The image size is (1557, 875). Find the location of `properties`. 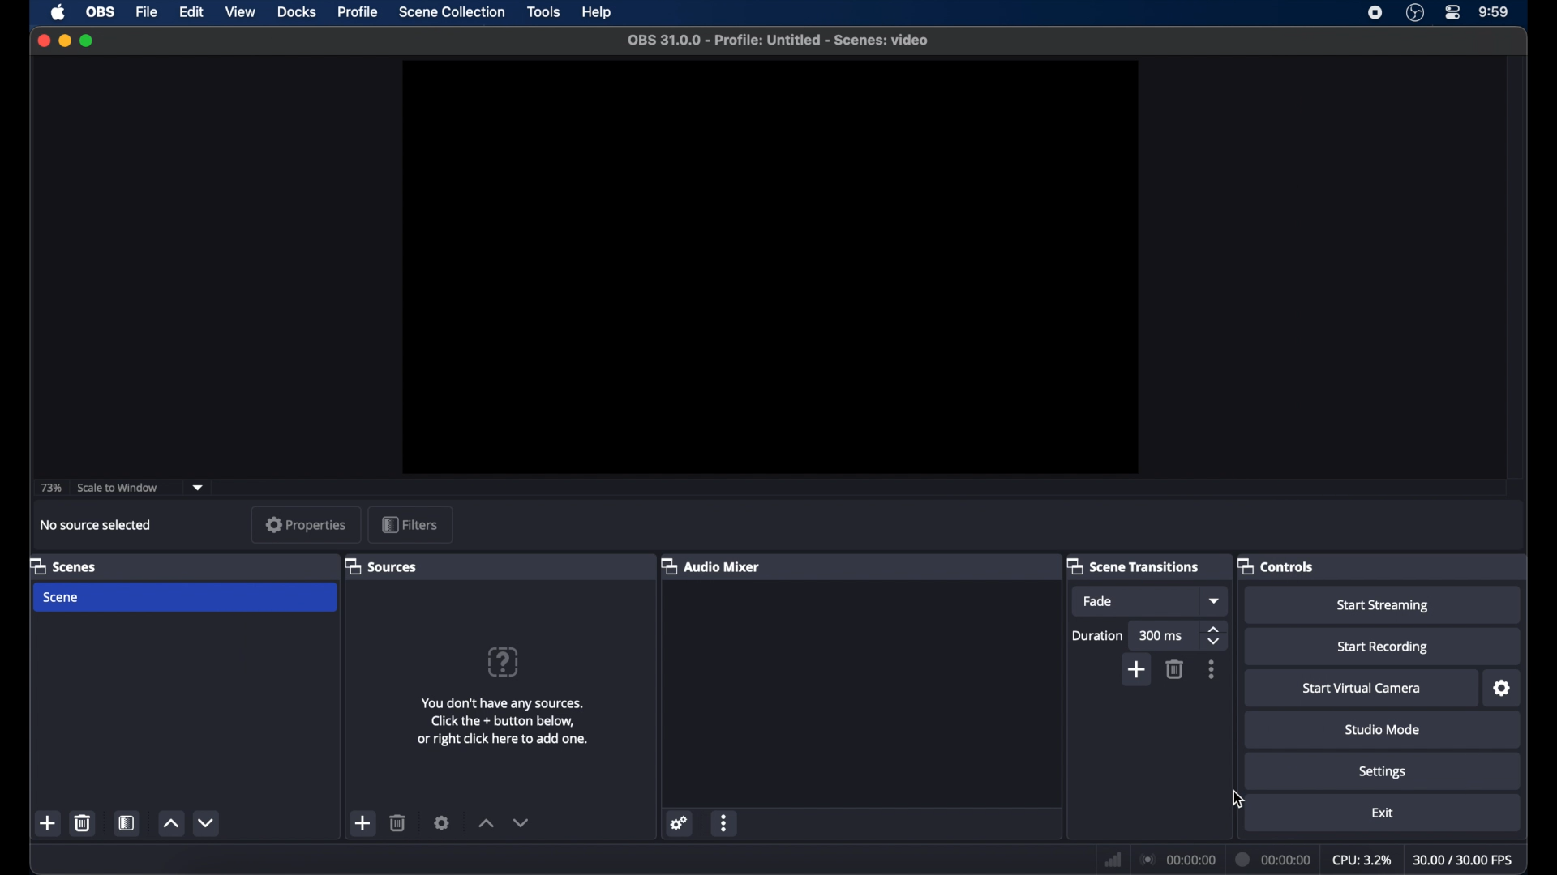

properties is located at coordinates (307, 524).